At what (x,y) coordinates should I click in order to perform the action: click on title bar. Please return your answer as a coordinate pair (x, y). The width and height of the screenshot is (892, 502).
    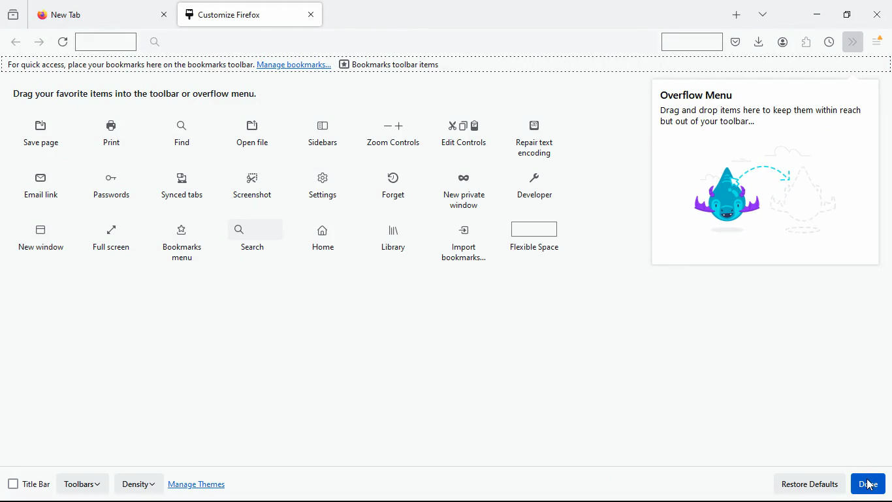
    Looking at the image, I should click on (29, 484).